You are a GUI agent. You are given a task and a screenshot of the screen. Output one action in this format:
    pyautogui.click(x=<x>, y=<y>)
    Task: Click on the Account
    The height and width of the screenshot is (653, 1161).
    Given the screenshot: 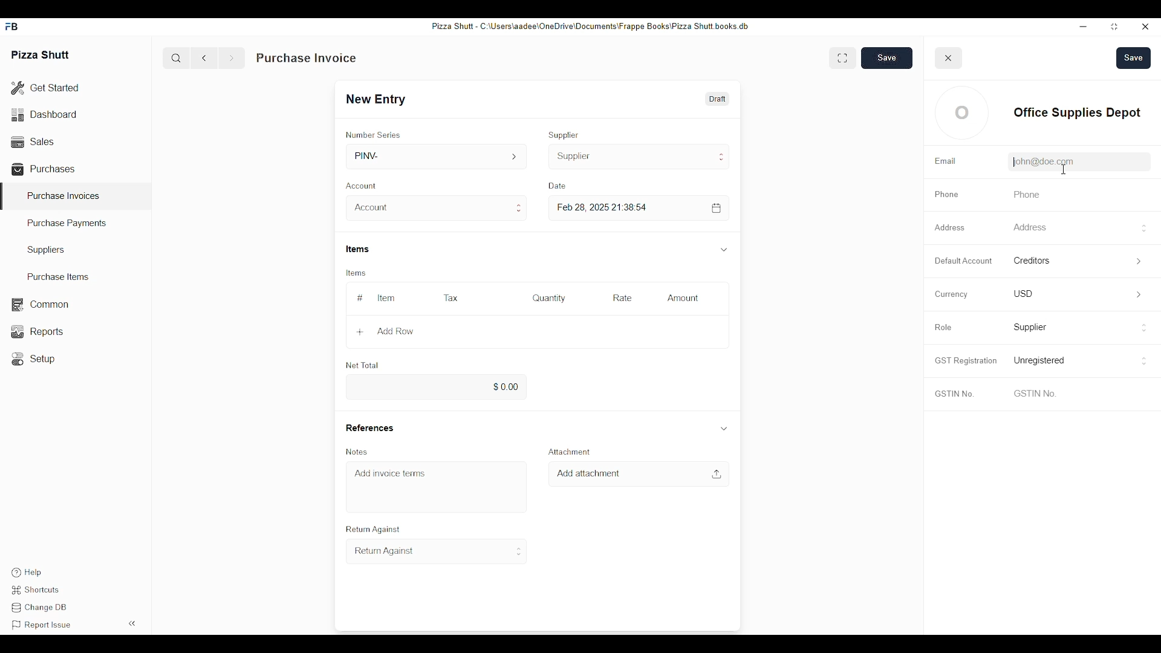 What is the action you would take?
    pyautogui.click(x=363, y=184)
    